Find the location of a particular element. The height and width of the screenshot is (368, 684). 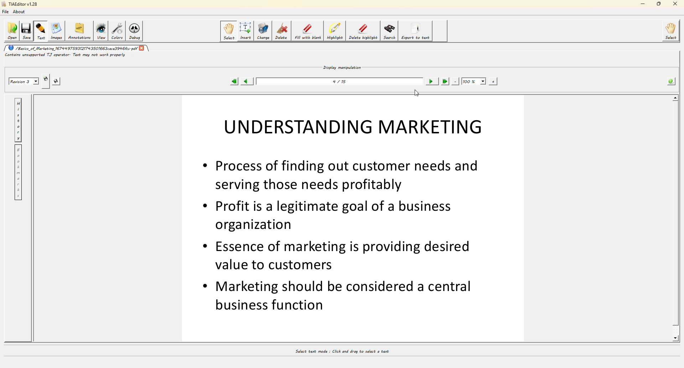

history is located at coordinates (19, 119).